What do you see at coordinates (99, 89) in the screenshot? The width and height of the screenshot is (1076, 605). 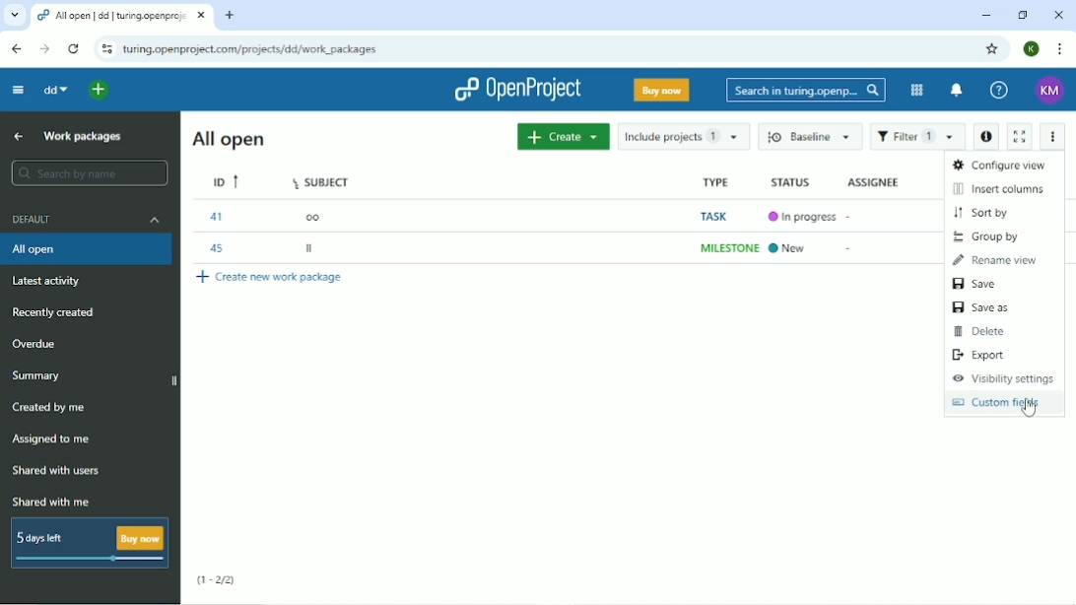 I see `open quick add menu` at bounding box center [99, 89].